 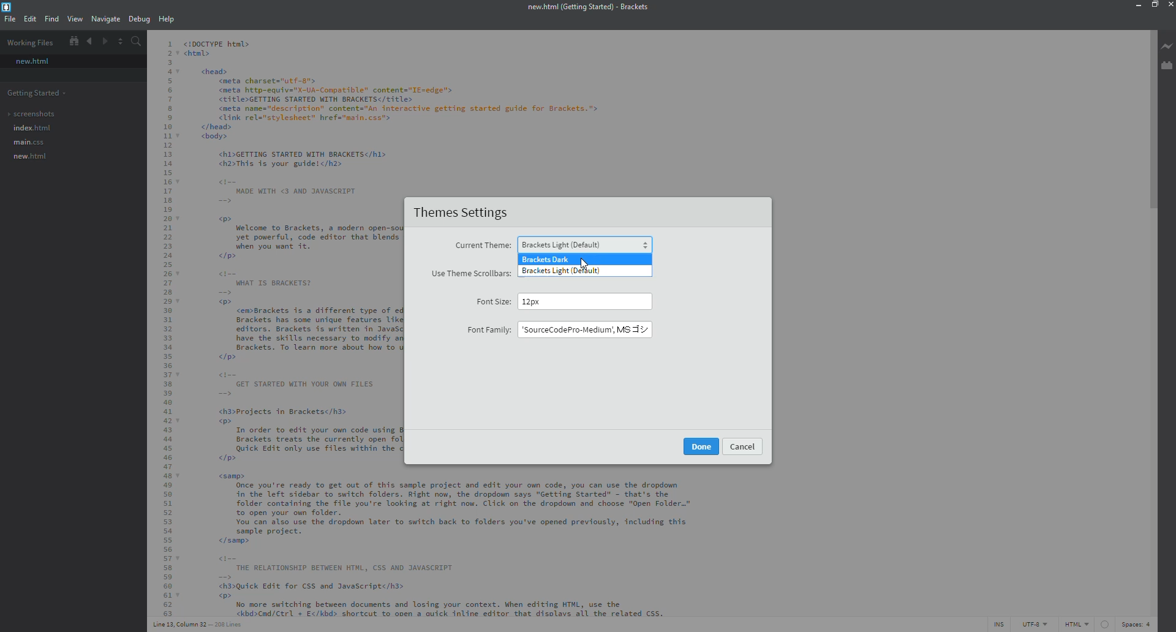 What do you see at coordinates (75, 18) in the screenshot?
I see `view` at bounding box center [75, 18].